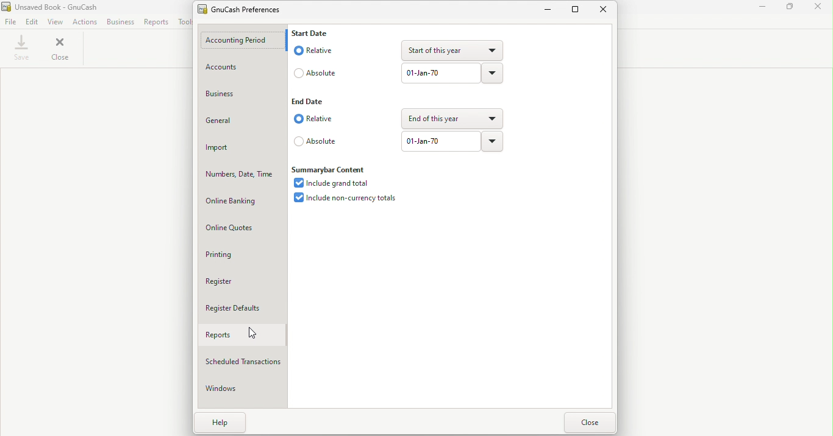 The height and width of the screenshot is (436, 833). I want to click on Business, so click(120, 22).